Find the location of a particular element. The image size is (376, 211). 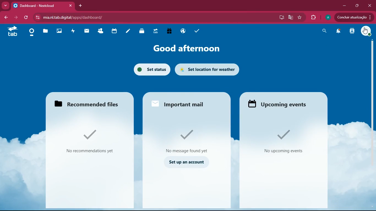

desktop is located at coordinates (281, 18).